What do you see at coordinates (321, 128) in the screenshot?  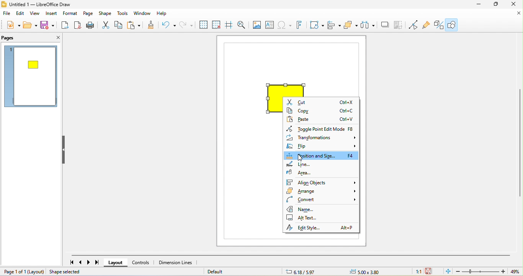 I see `toggle point edit mode` at bounding box center [321, 128].